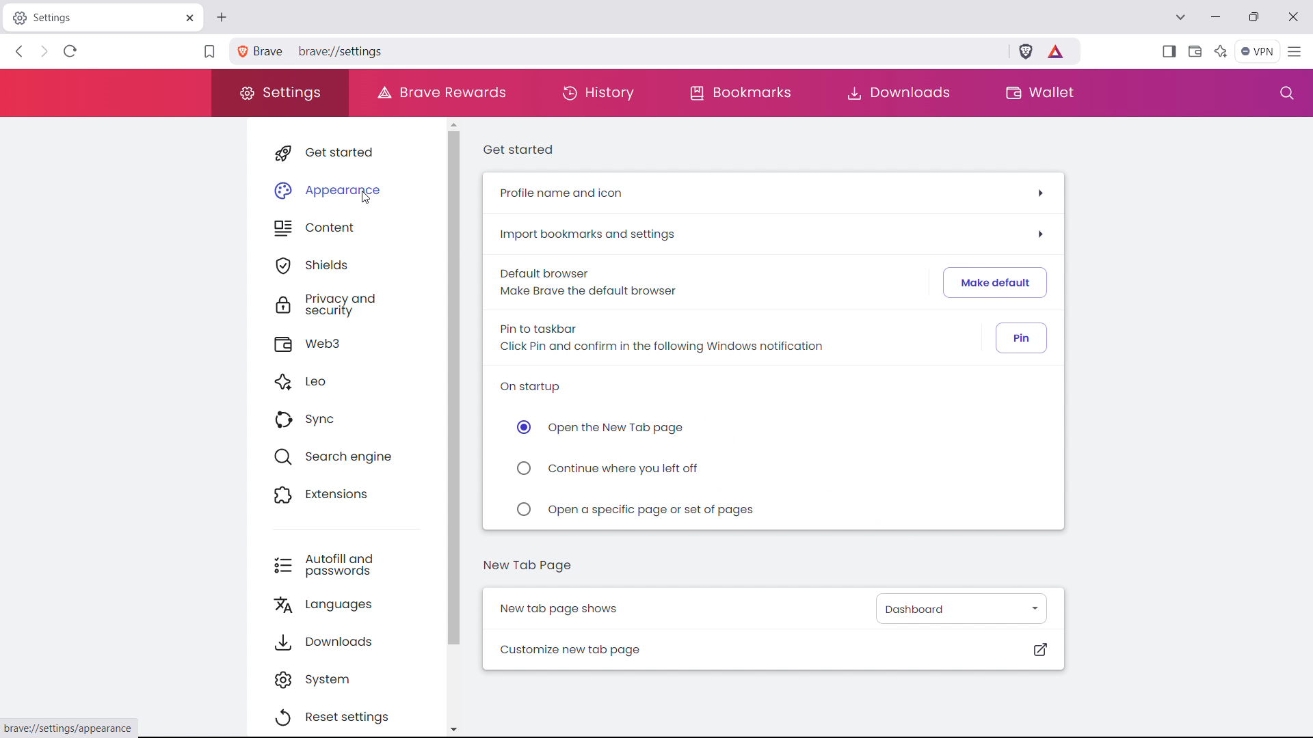  Describe the element at coordinates (1255, 17) in the screenshot. I see `maximize` at that location.